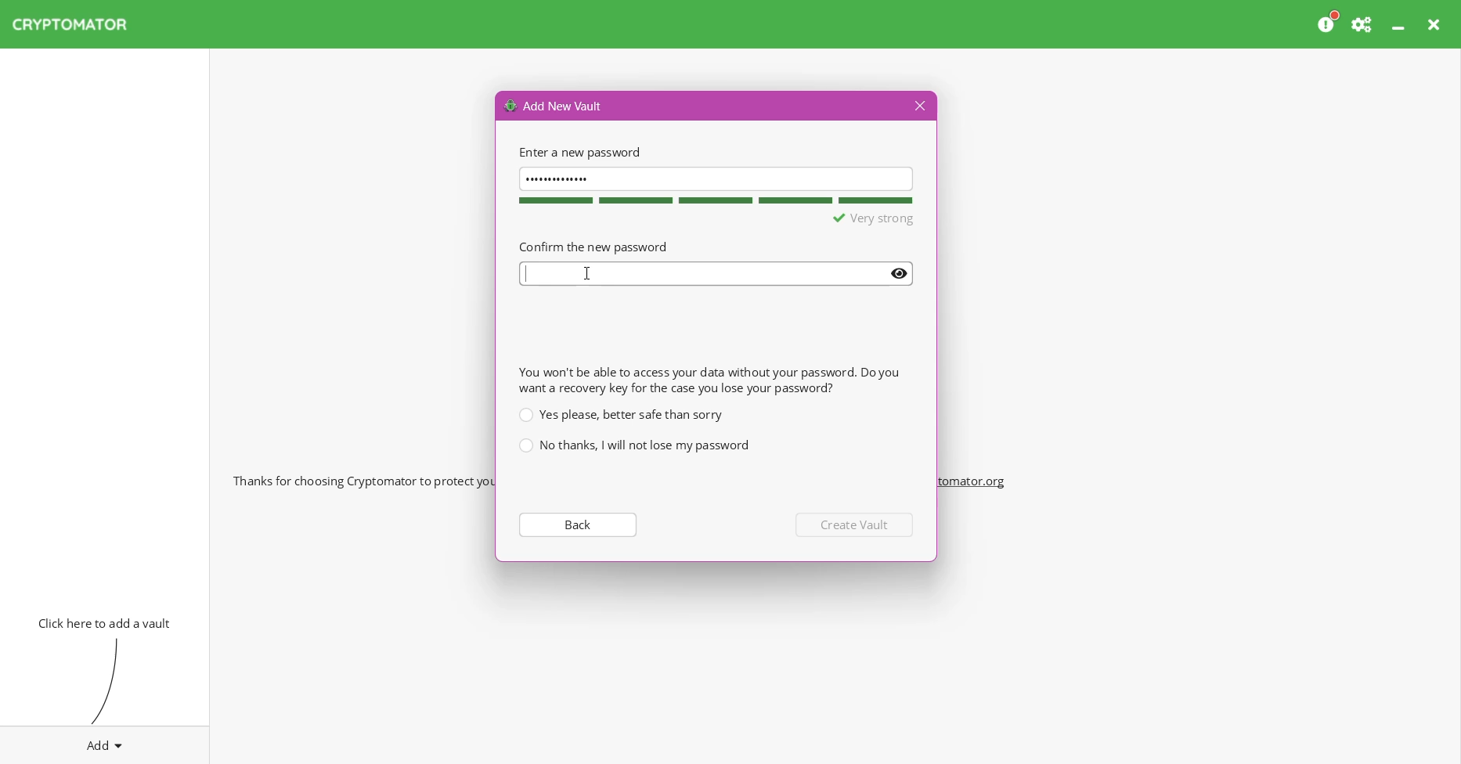 This screenshot has width=1461, height=764. I want to click on Preferences, so click(1363, 24).